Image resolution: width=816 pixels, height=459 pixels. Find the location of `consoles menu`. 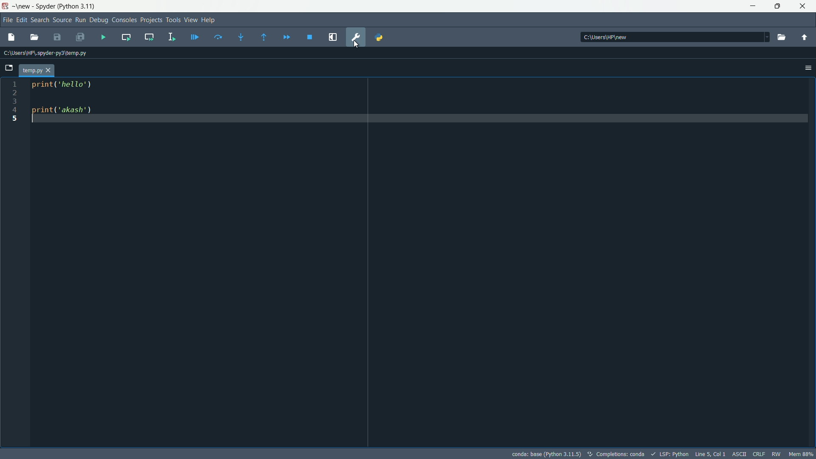

consoles menu is located at coordinates (123, 20).